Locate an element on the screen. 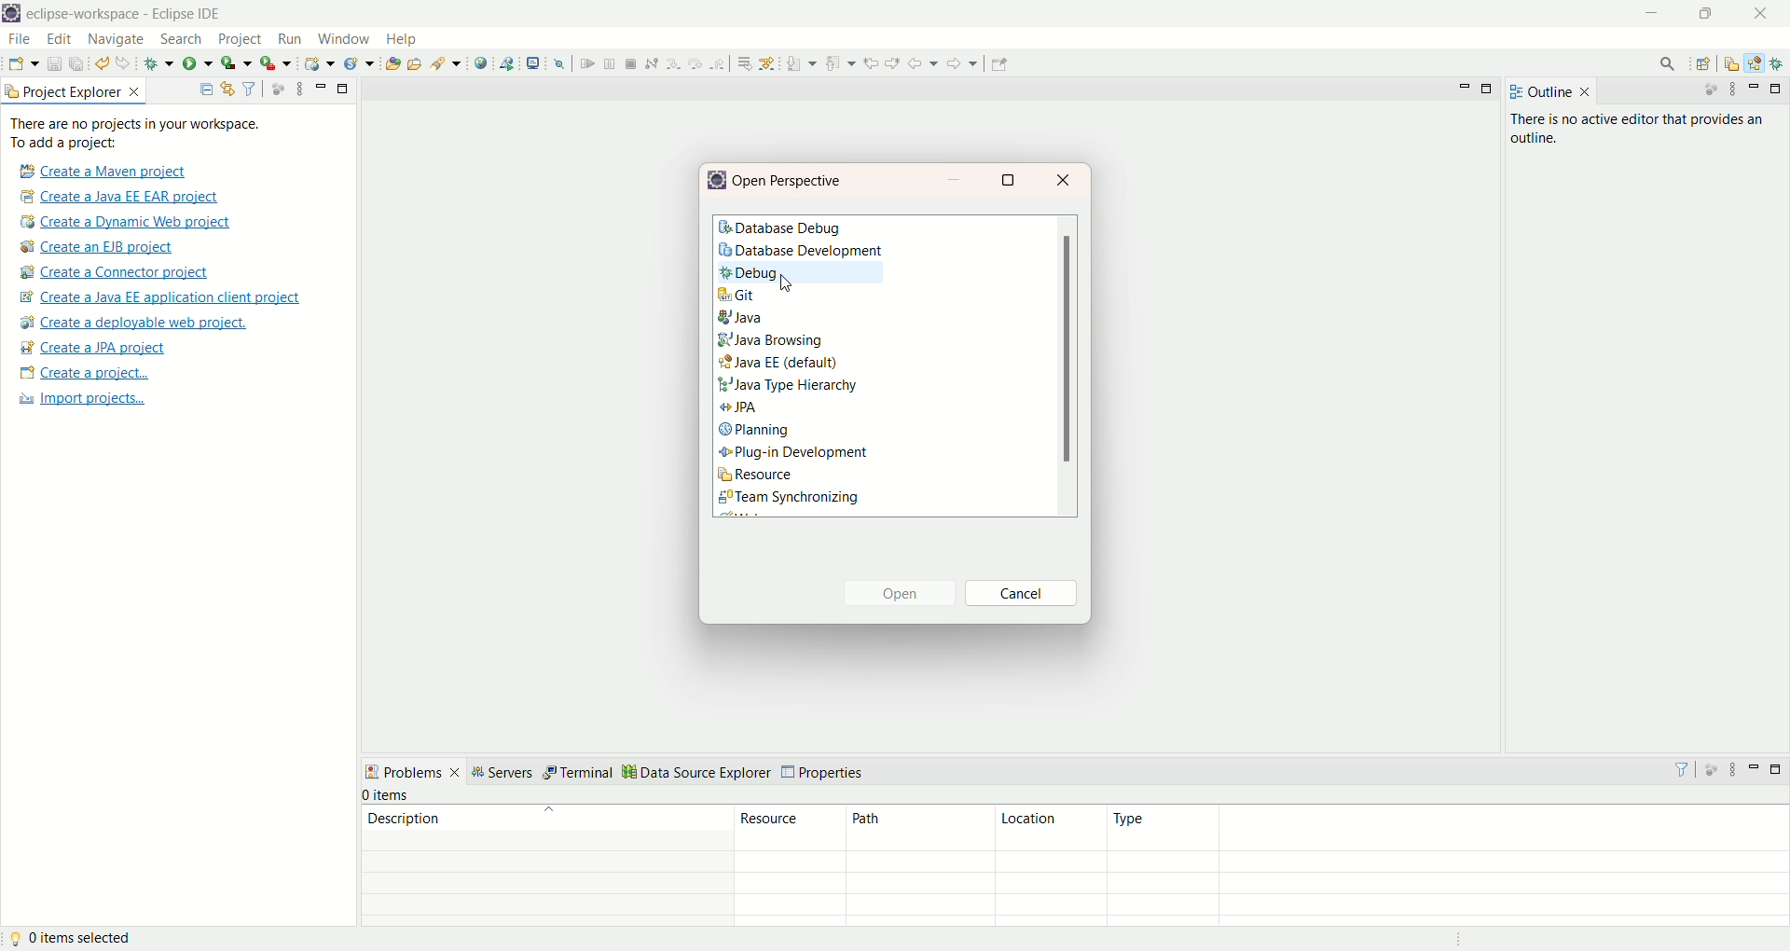 This screenshot has width=1790, height=951. 0 item selected is located at coordinates (74, 939).